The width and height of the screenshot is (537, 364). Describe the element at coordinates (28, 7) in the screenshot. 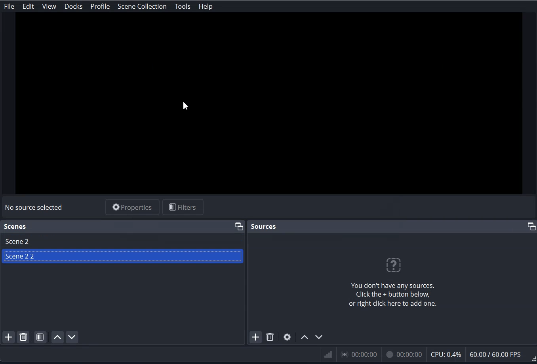

I see `Edit` at that location.